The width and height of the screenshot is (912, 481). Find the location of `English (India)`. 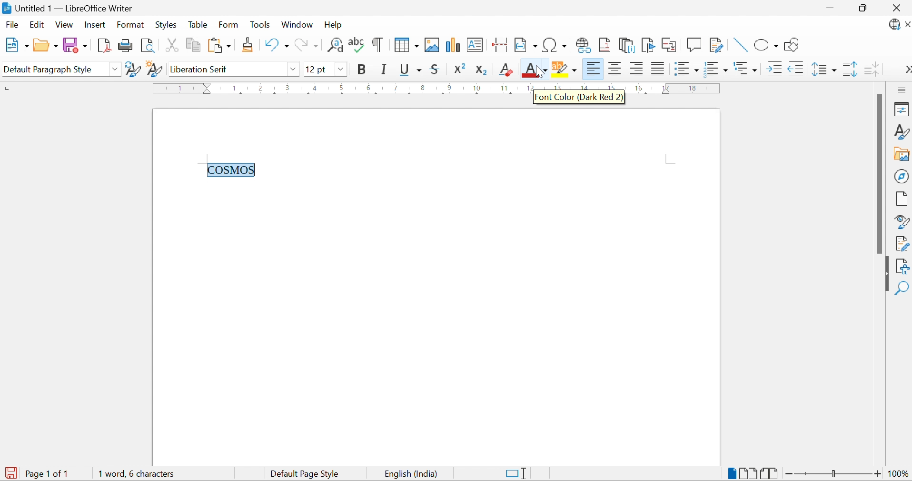

English (India) is located at coordinates (409, 474).